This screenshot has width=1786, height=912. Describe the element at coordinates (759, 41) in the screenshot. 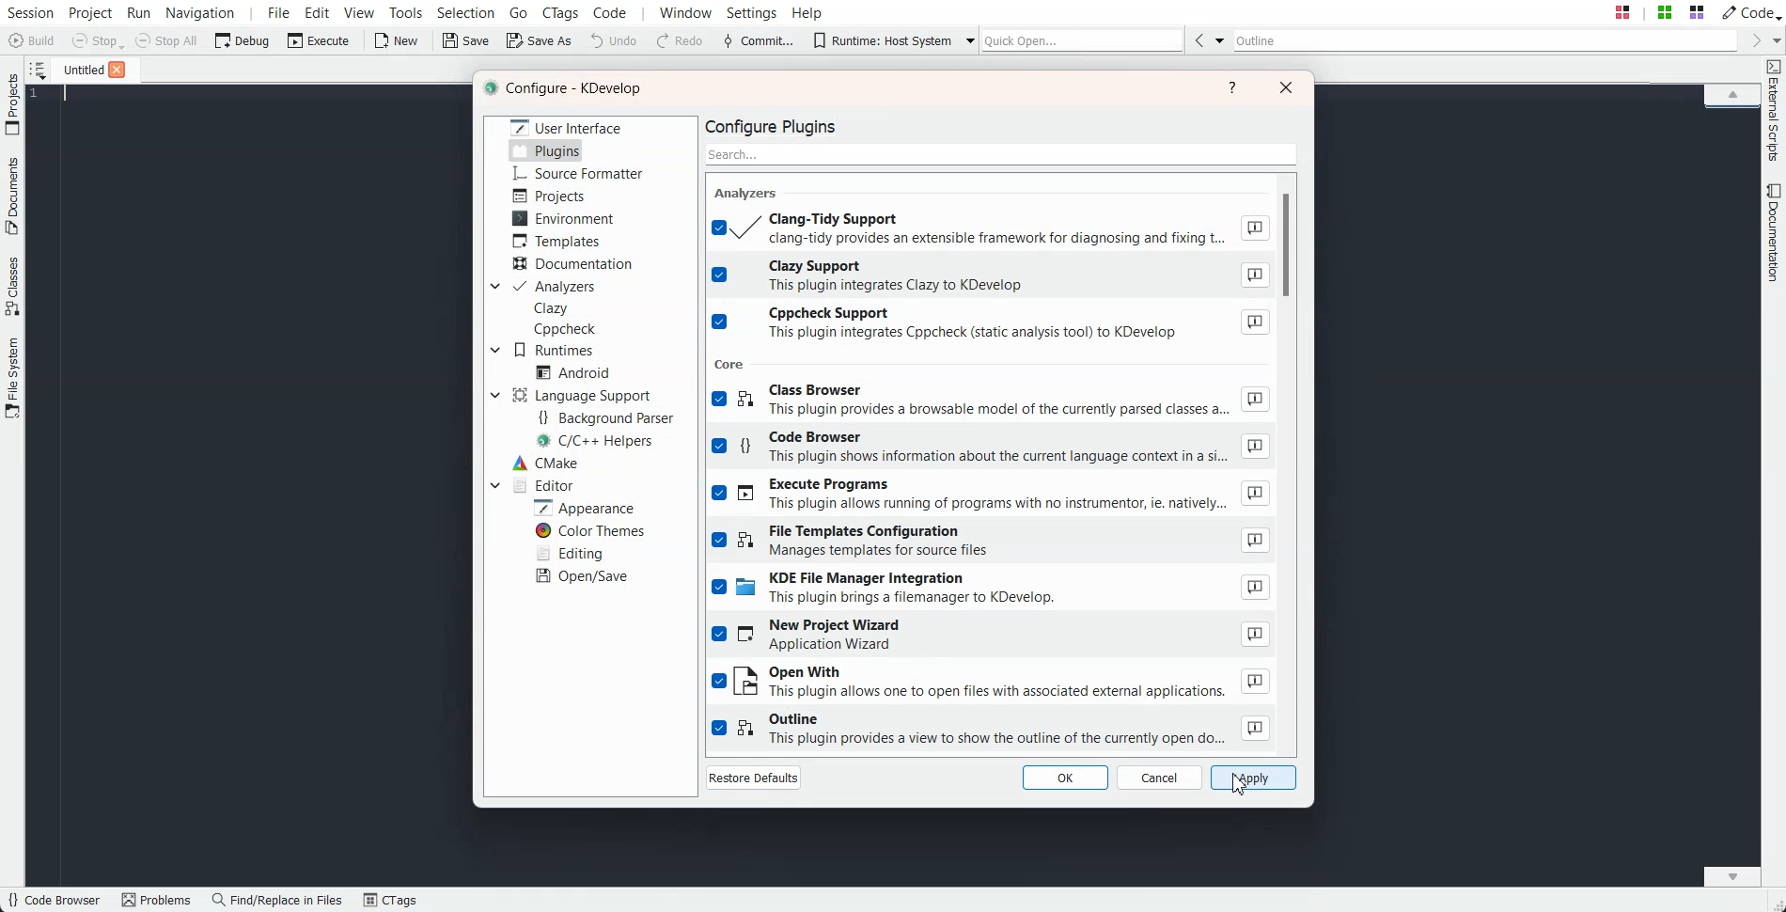

I see `Commit` at that location.